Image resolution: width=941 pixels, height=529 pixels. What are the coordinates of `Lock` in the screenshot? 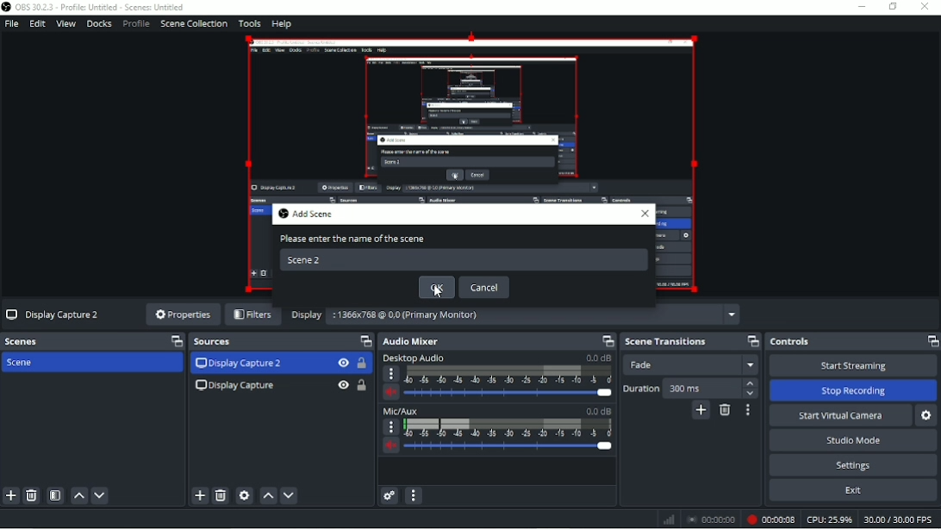 It's located at (362, 385).